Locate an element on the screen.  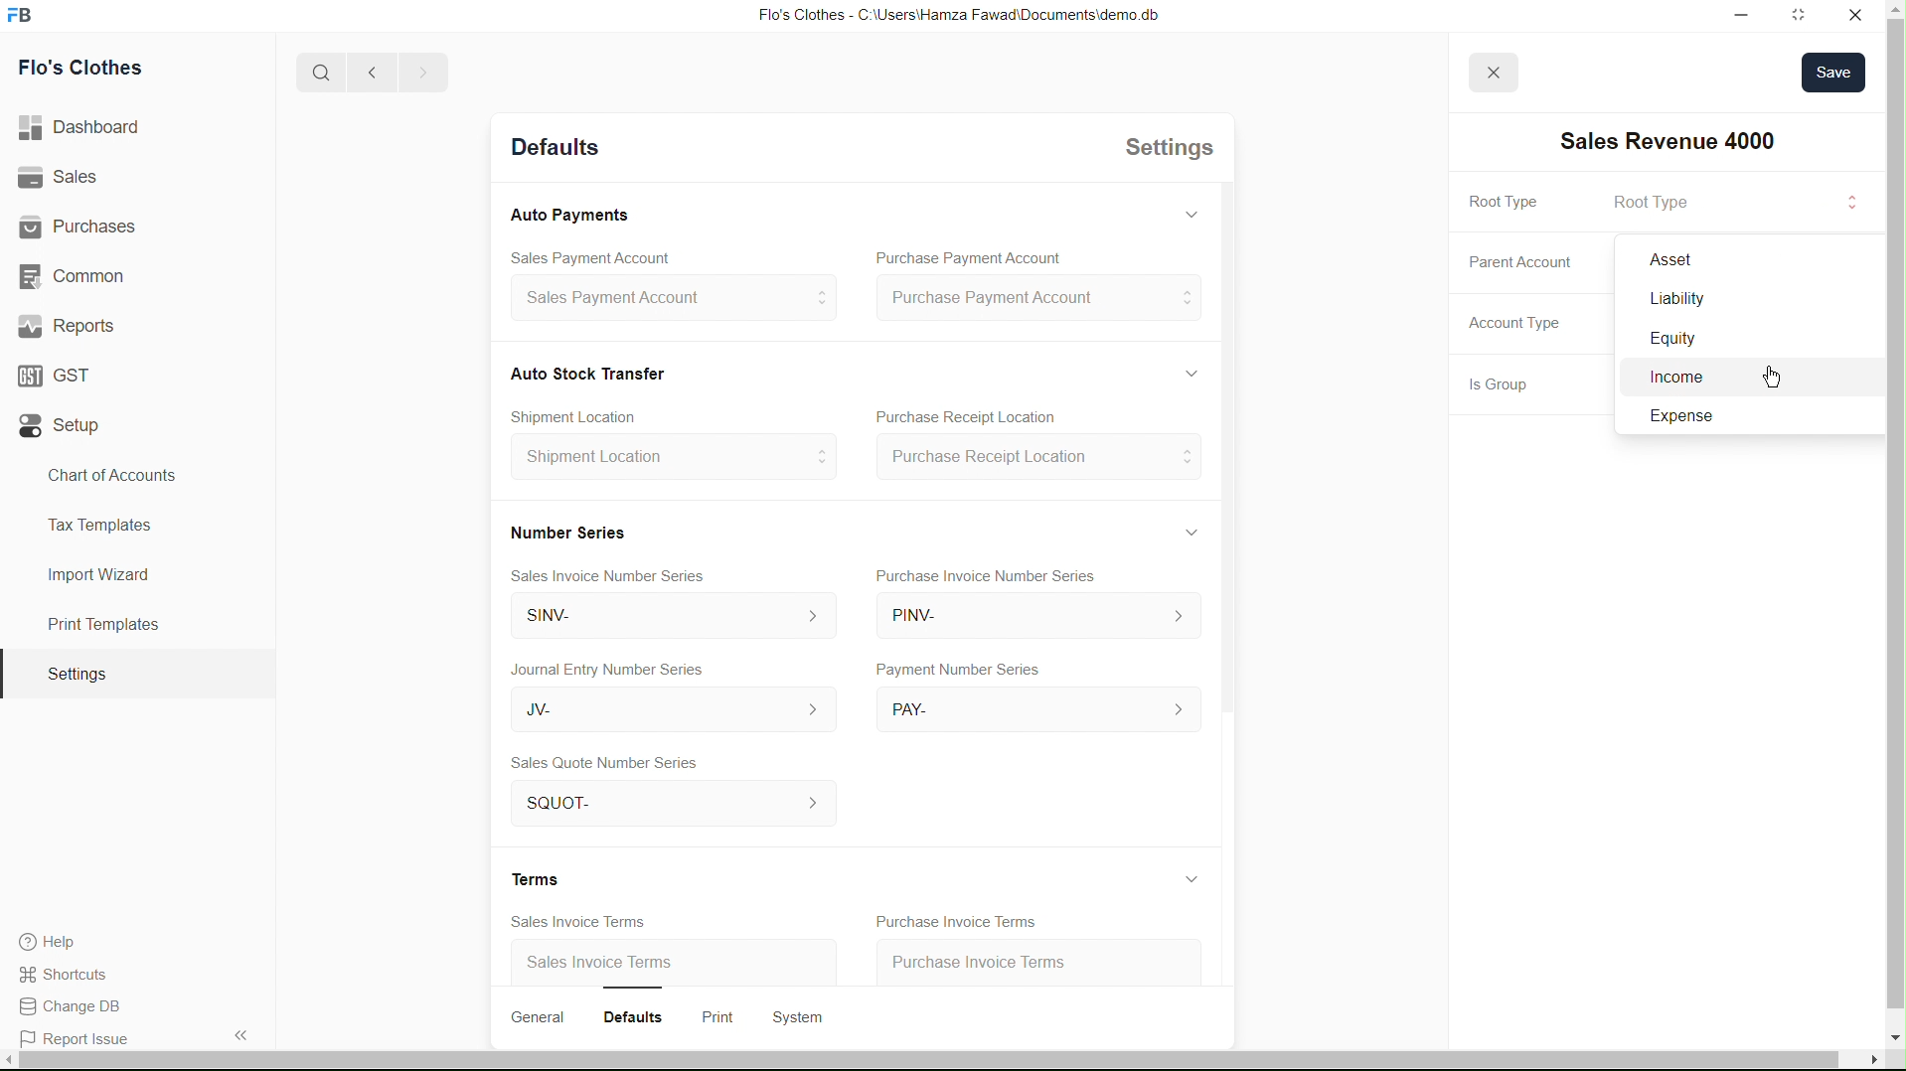
Flo's Clothes is located at coordinates (89, 71).